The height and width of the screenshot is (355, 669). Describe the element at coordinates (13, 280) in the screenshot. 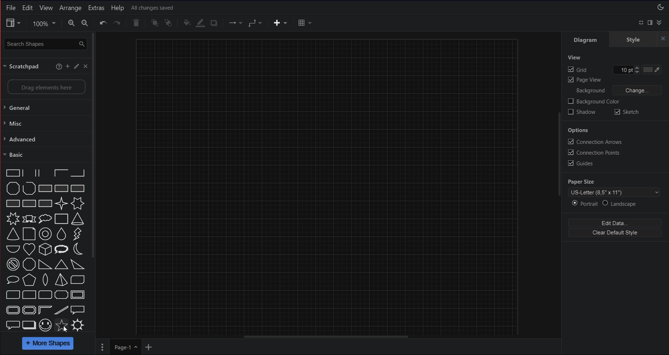

I see `oval callout` at that location.